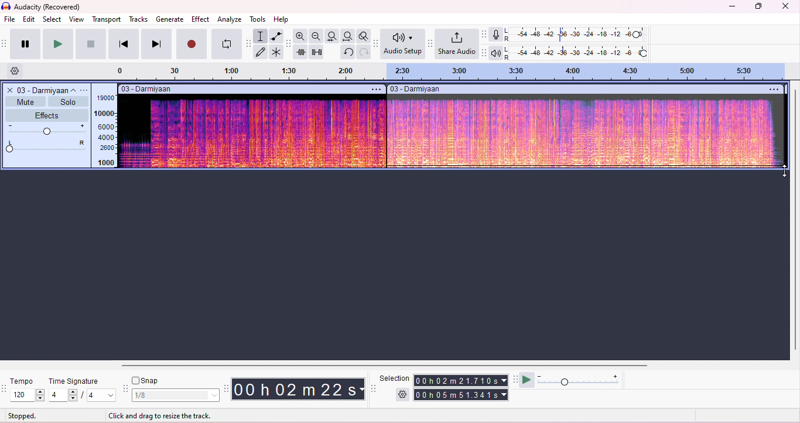 This screenshot has width=800, height=423. I want to click on silence selection, so click(316, 52).